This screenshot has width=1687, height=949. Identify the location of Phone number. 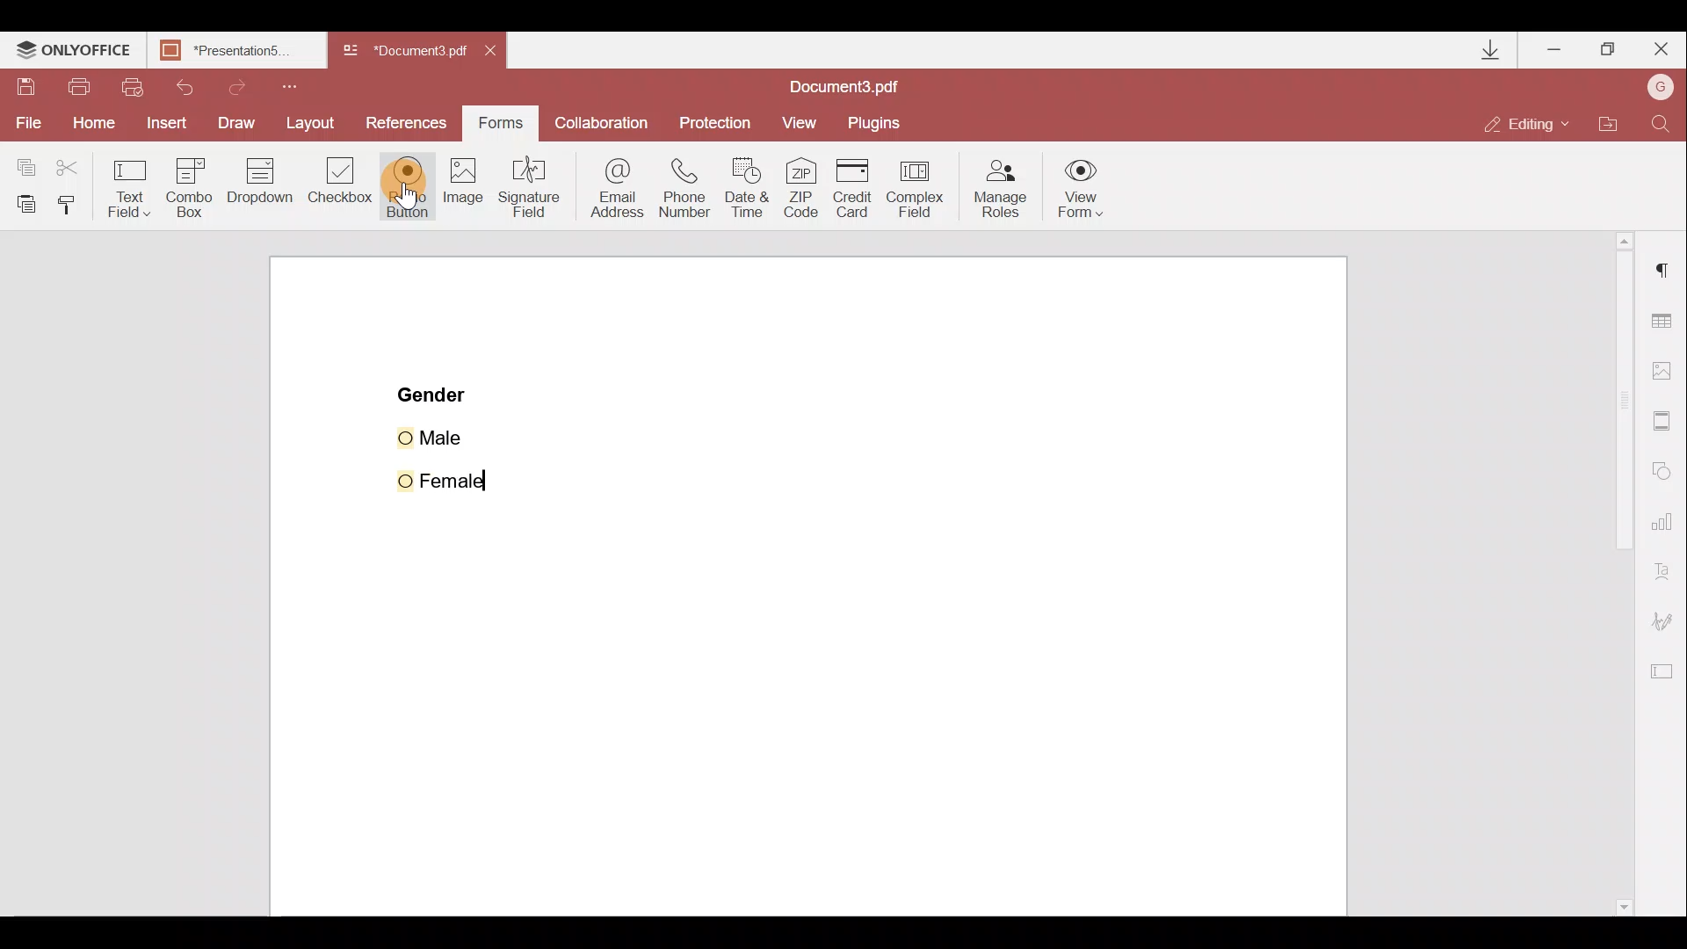
(691, 186).